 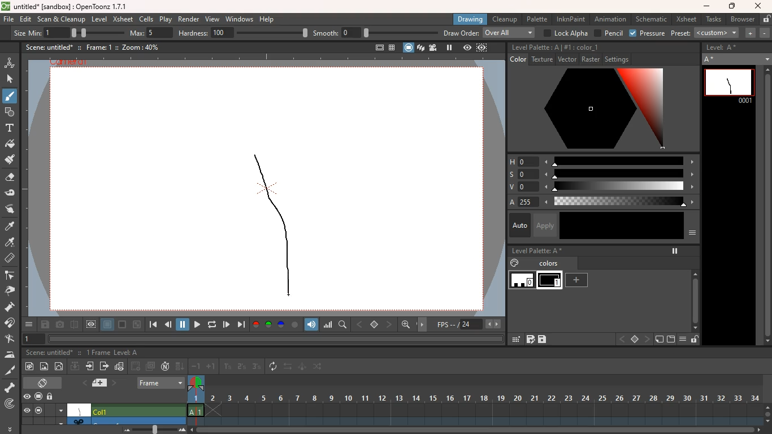 What do you see at coordinates (620, 188) in the screenshot?
I see `scale` at bounding box center [620, 188].